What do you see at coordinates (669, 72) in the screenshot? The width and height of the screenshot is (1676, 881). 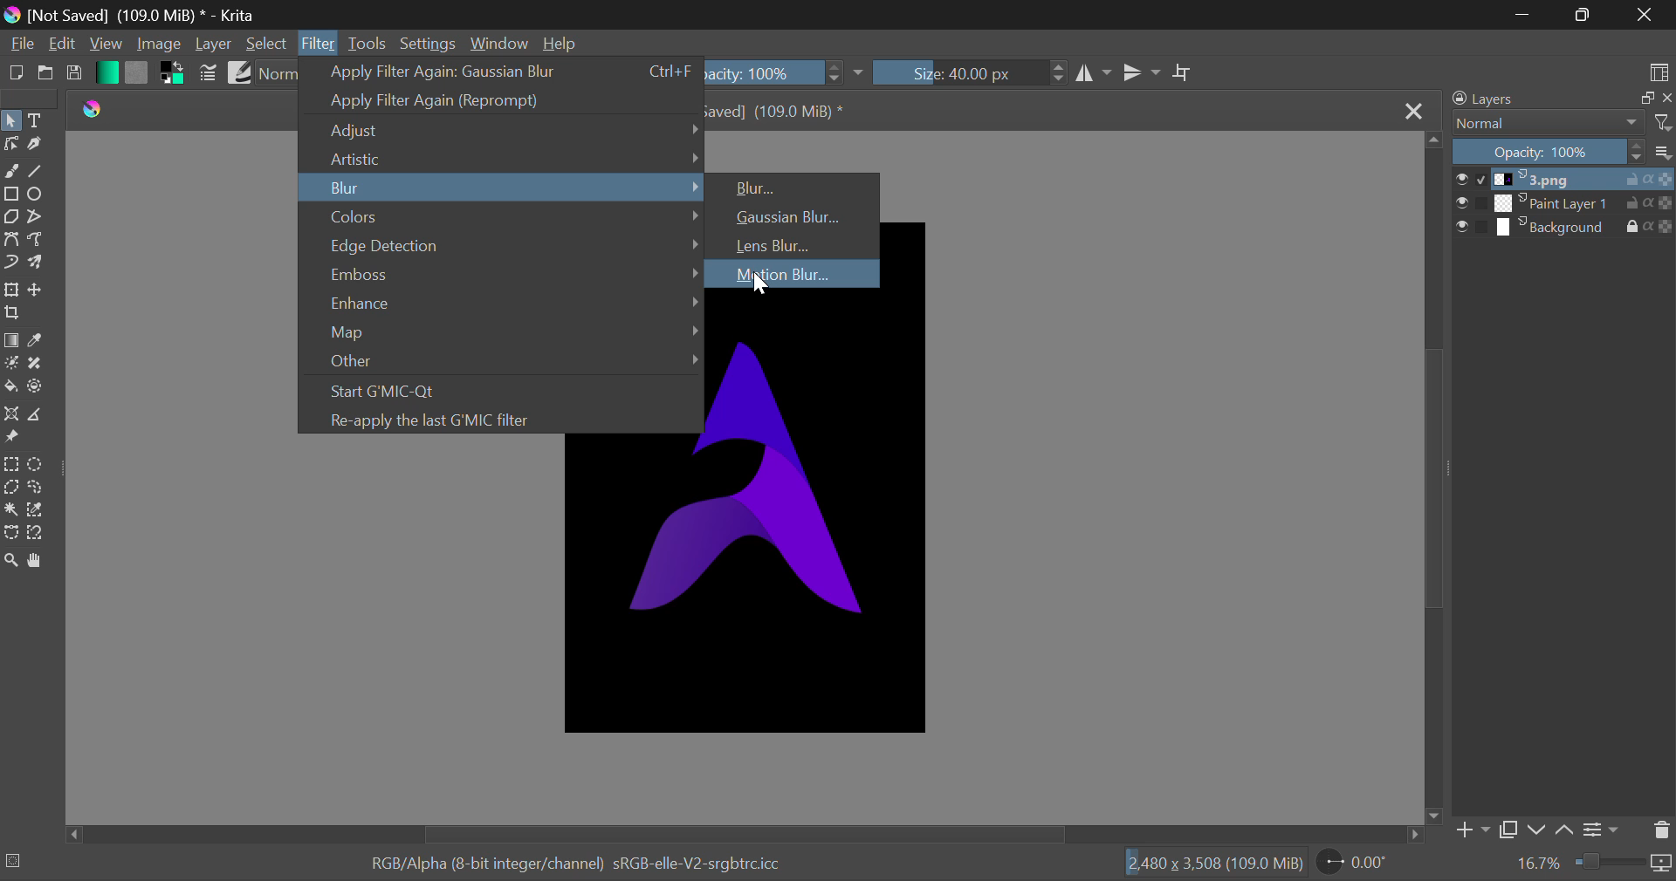 I see `Ctrl+F` at bounding box center [669, 72].